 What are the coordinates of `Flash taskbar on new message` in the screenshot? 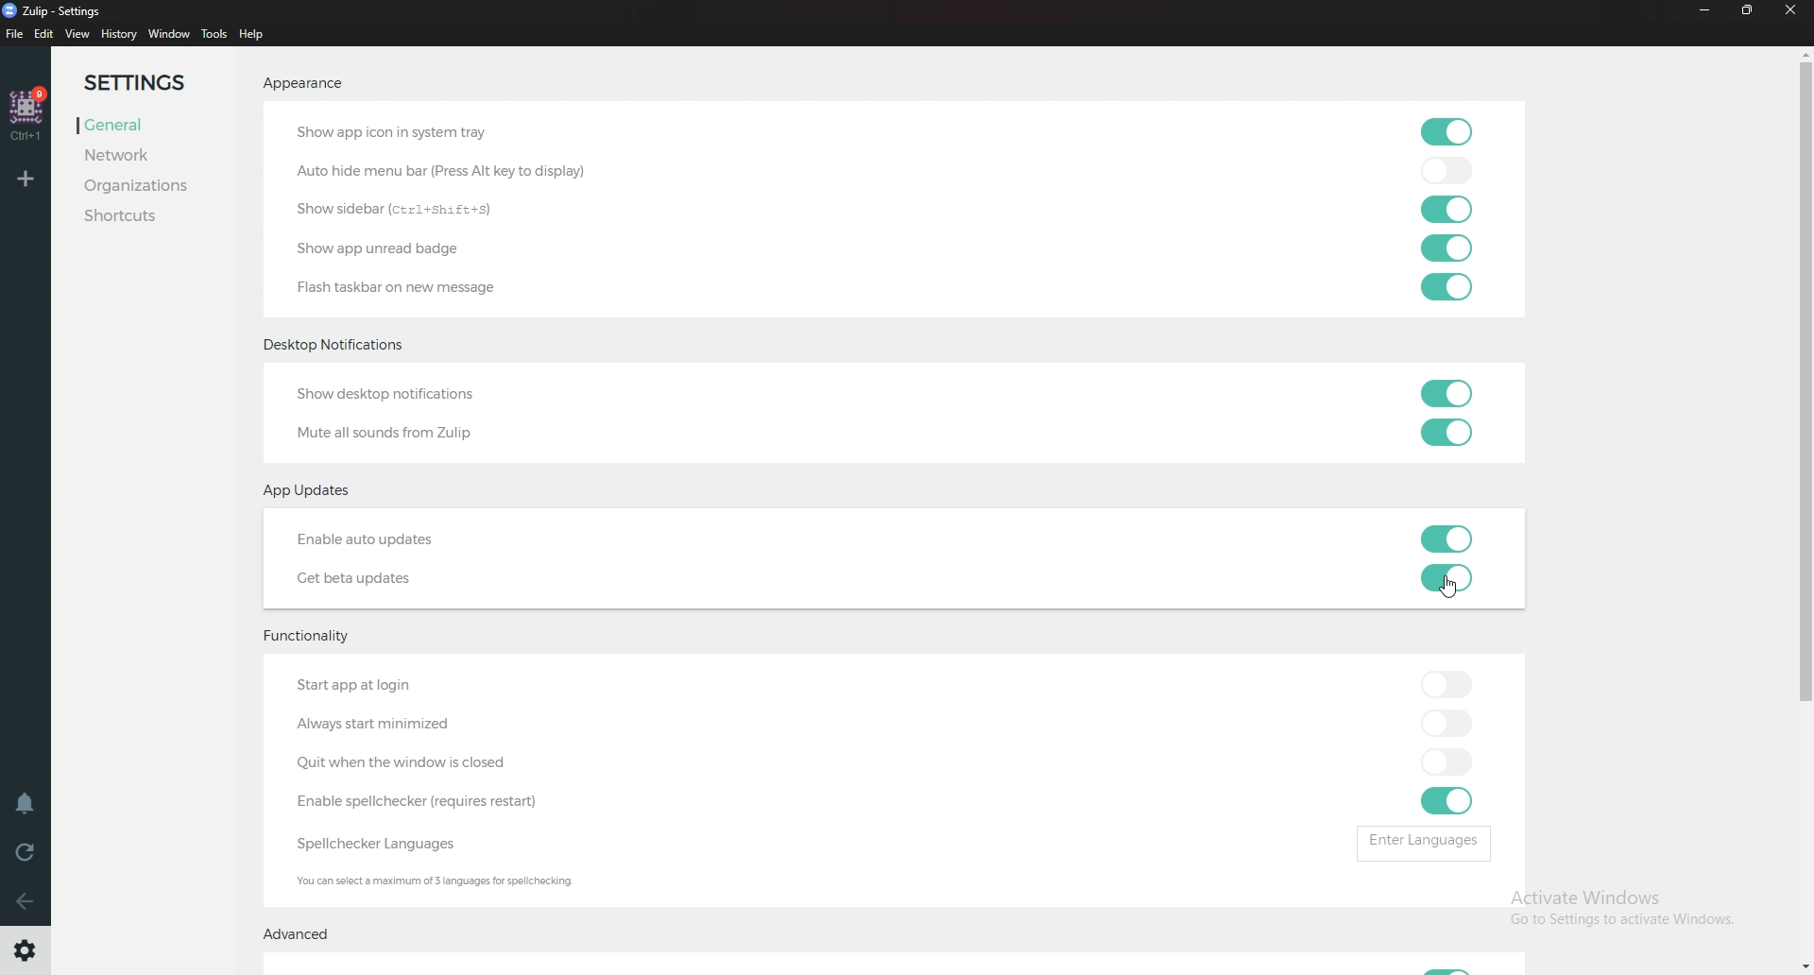 It's located at (448, 291).